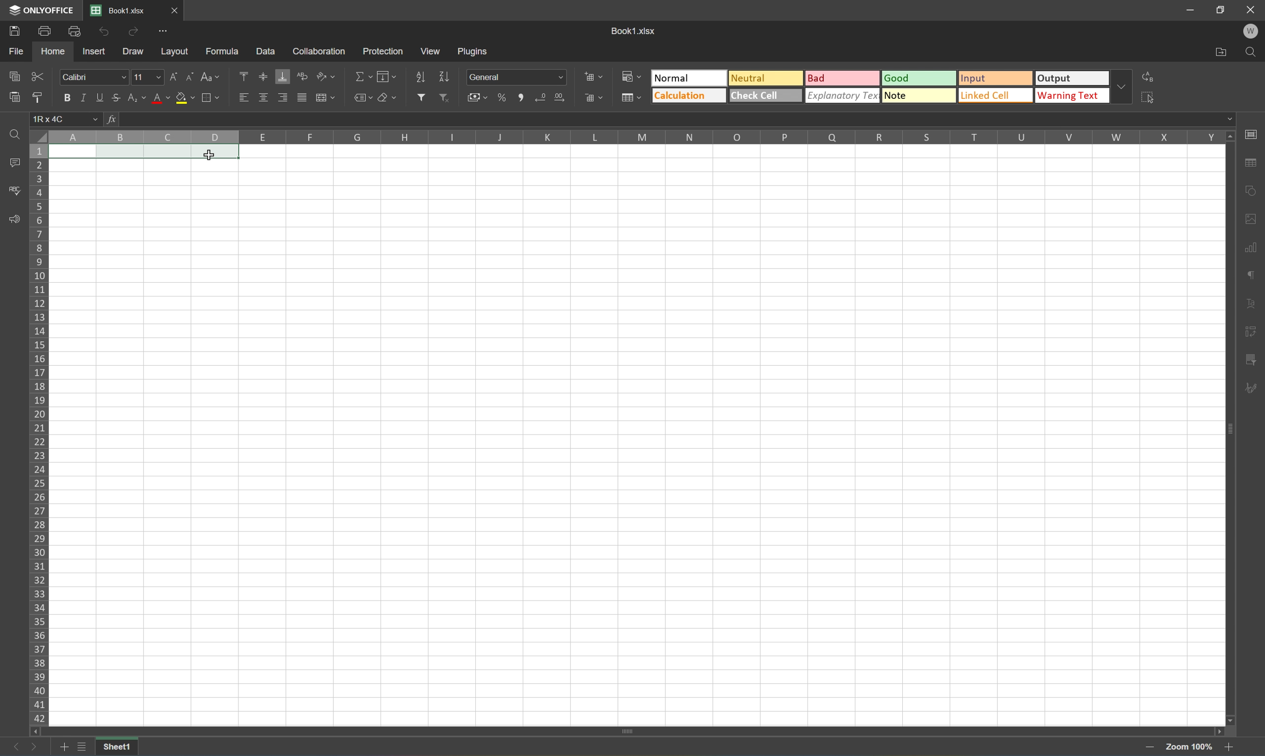  Describe the element at coordinates (105, 32) in the screenshot. I see `Undo` at that location.